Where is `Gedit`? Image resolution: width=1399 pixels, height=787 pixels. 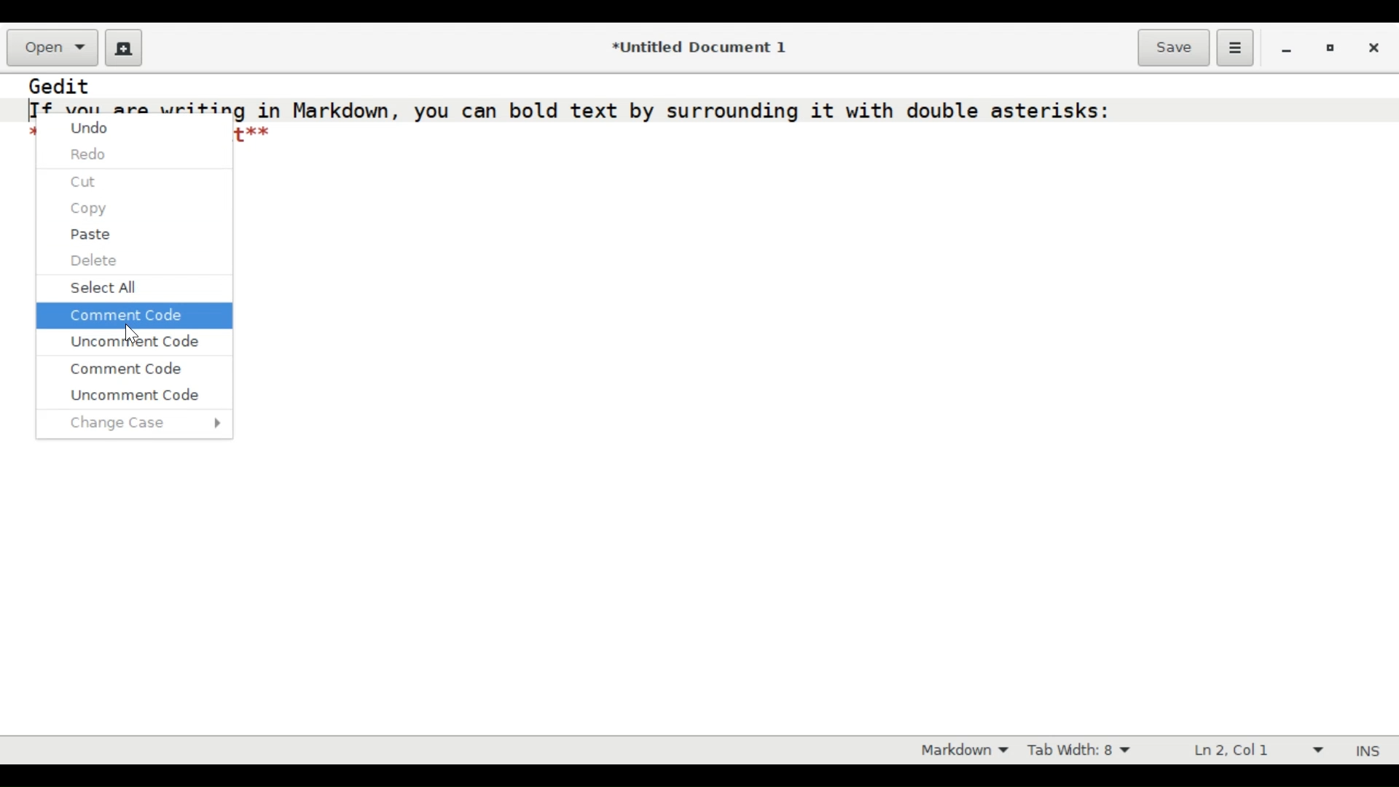
Gedit is located at coordinates (60, 86).